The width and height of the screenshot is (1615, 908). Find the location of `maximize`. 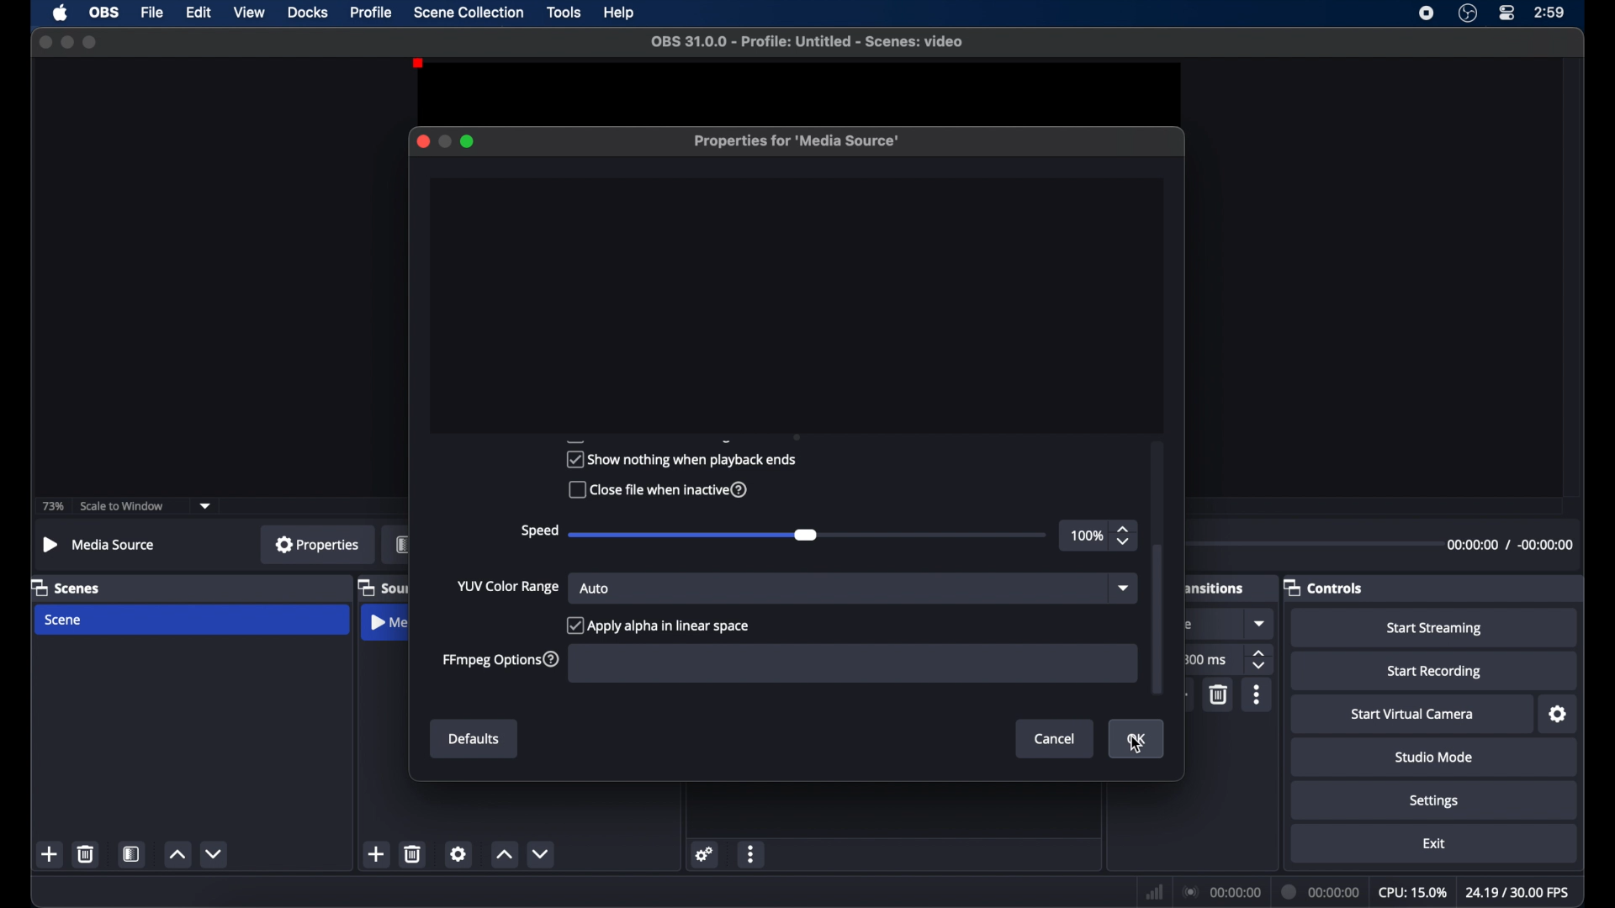

maximize is located at coordinates (468, 141).